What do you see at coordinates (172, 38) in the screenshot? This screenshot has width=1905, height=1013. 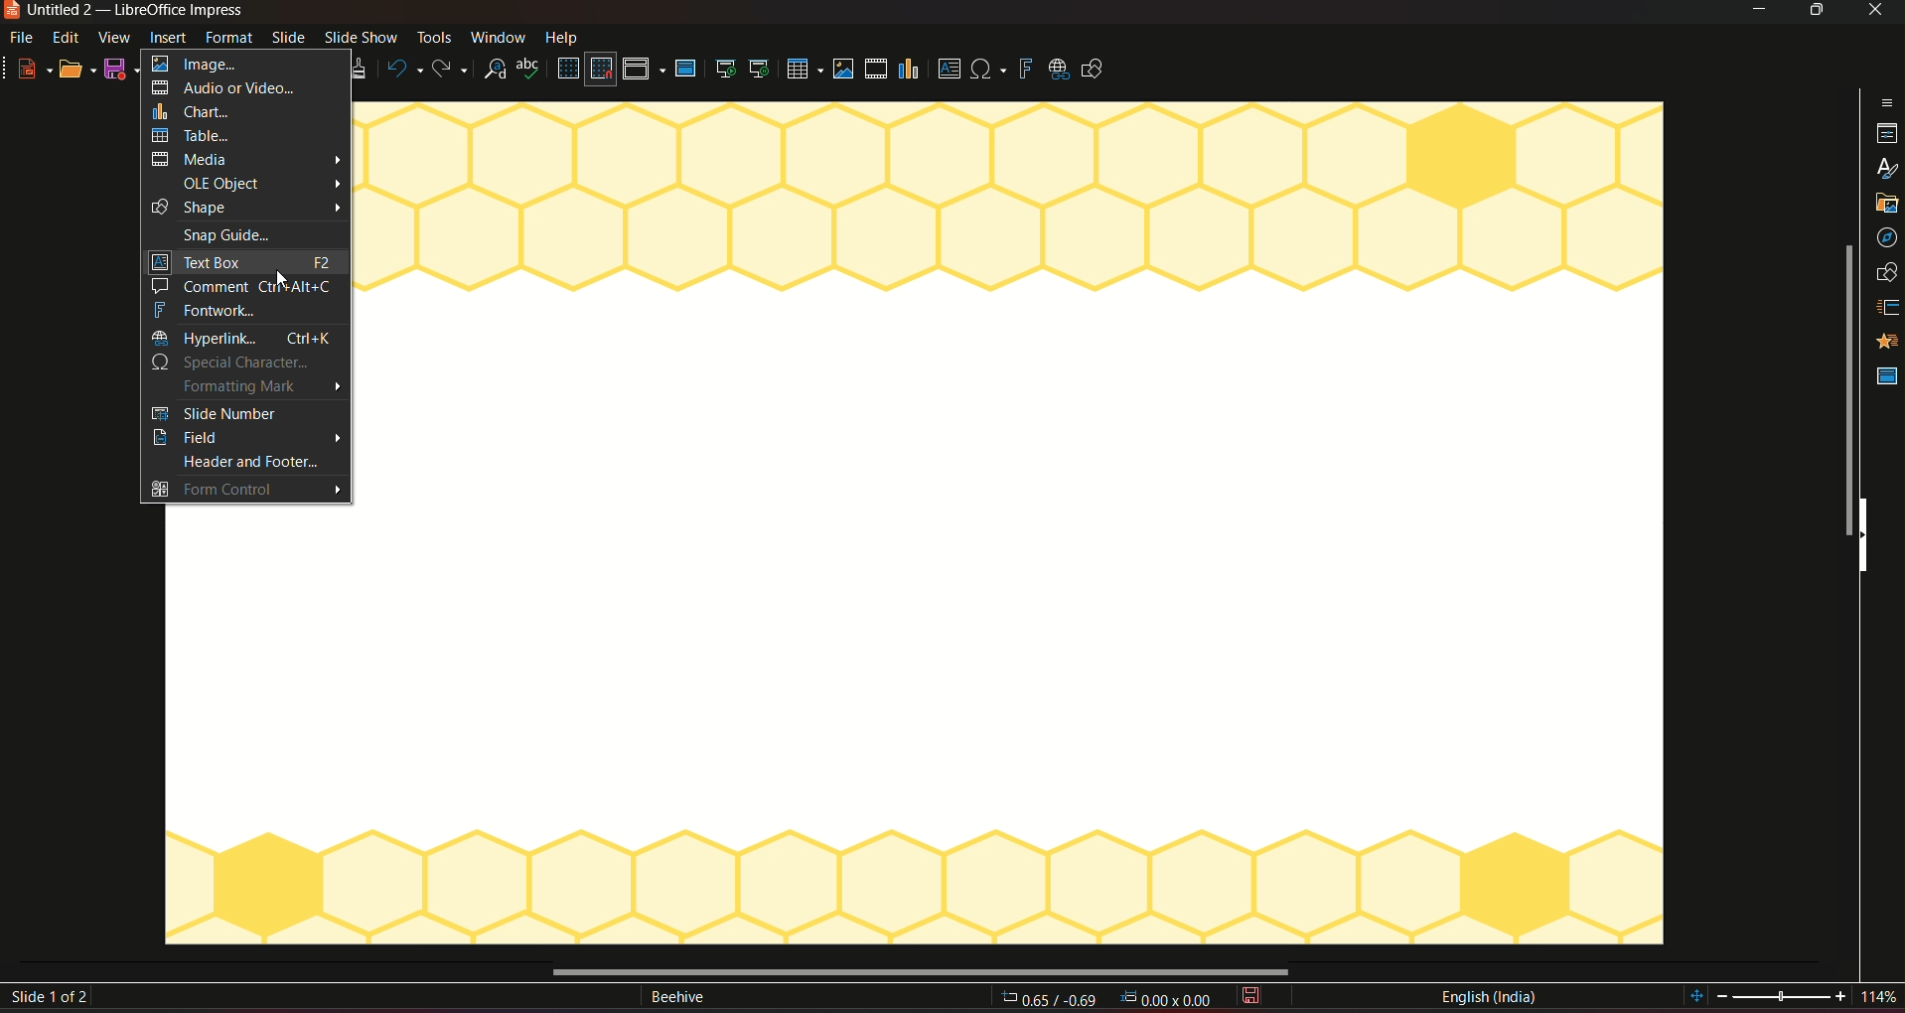 I see `insert` at bounding box center [172, 38].